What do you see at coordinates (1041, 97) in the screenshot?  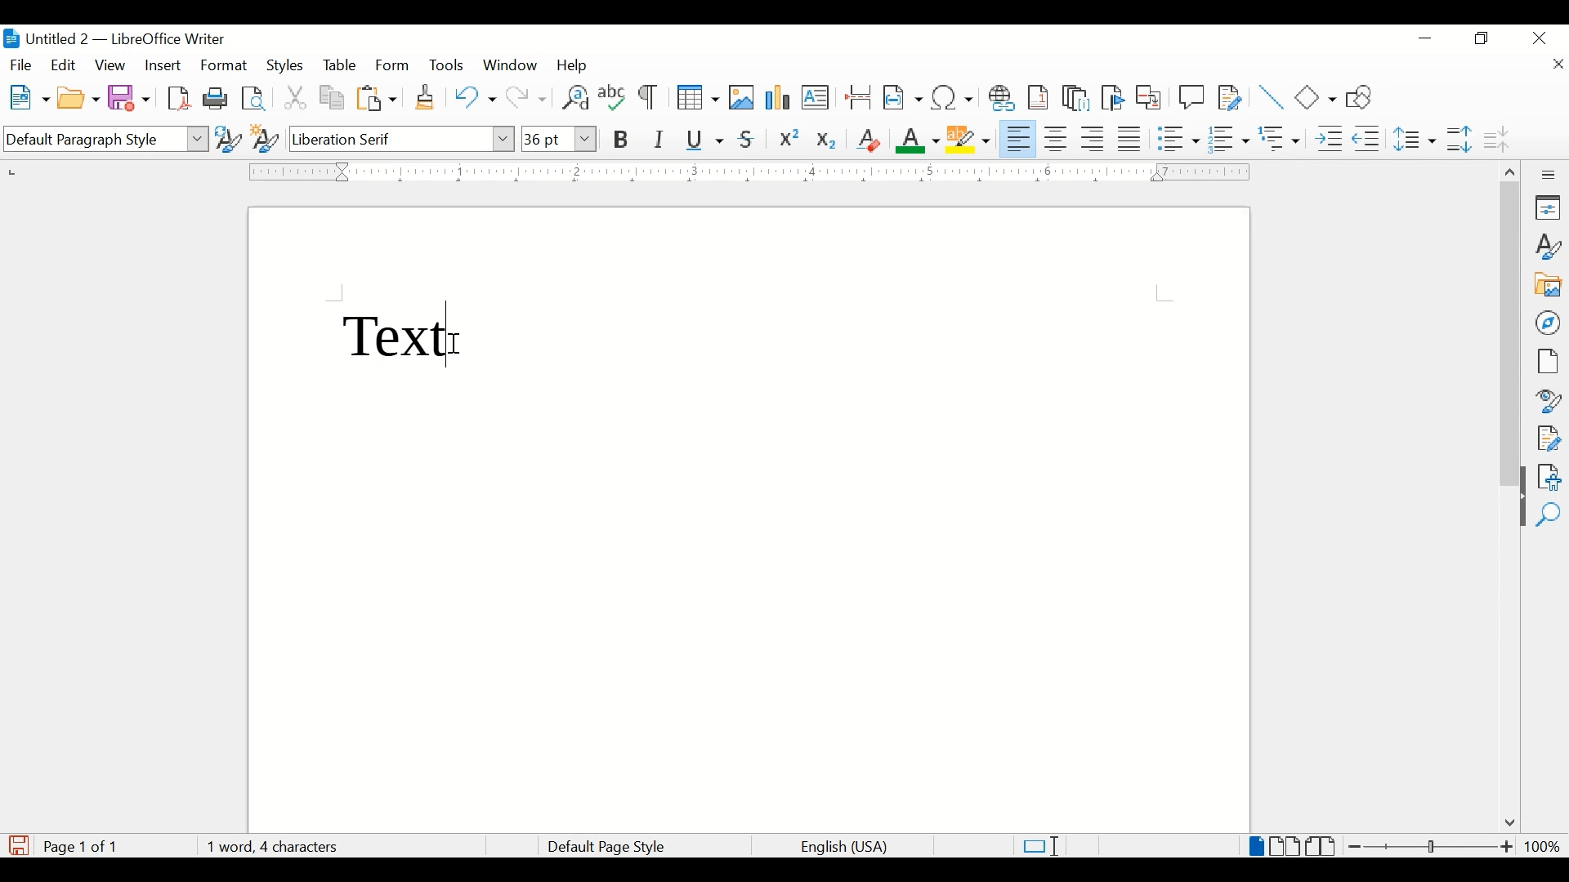 I see `insert footnote` at bounding box center [1041, 97].